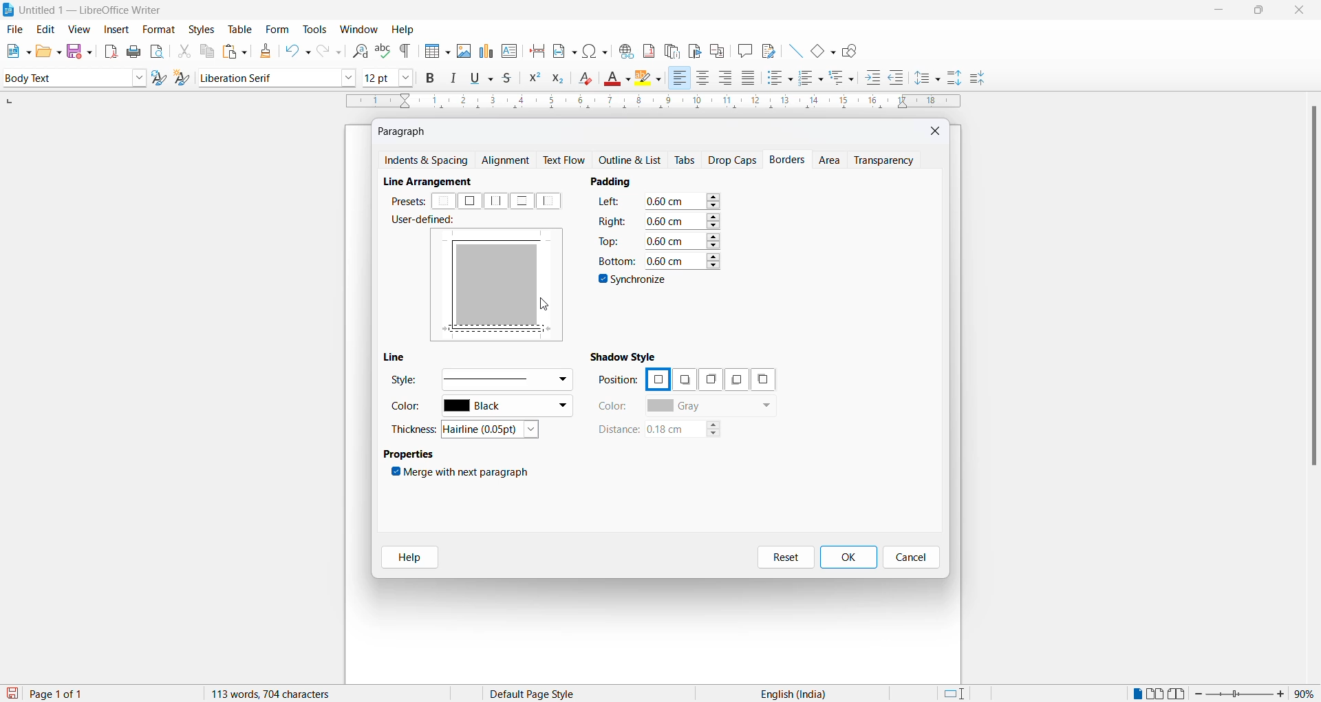 Image resolution: width=1321 pixels, height=702 pixels. What do you see at coordinates (184, 51) in the screenshot?
I see `cut` at bounding box center [184, 51].